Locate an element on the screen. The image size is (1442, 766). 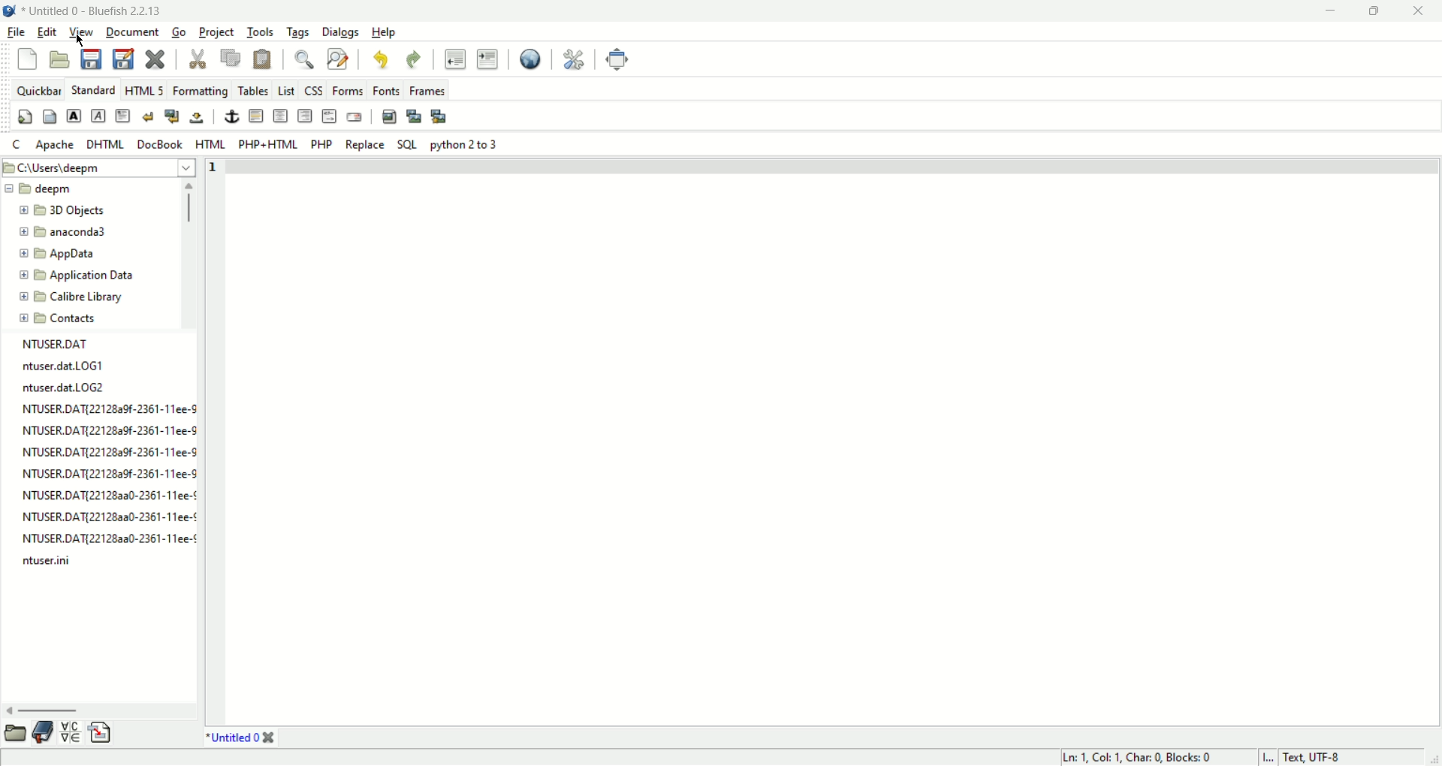
Contacts is located at coordinates (74, 318).